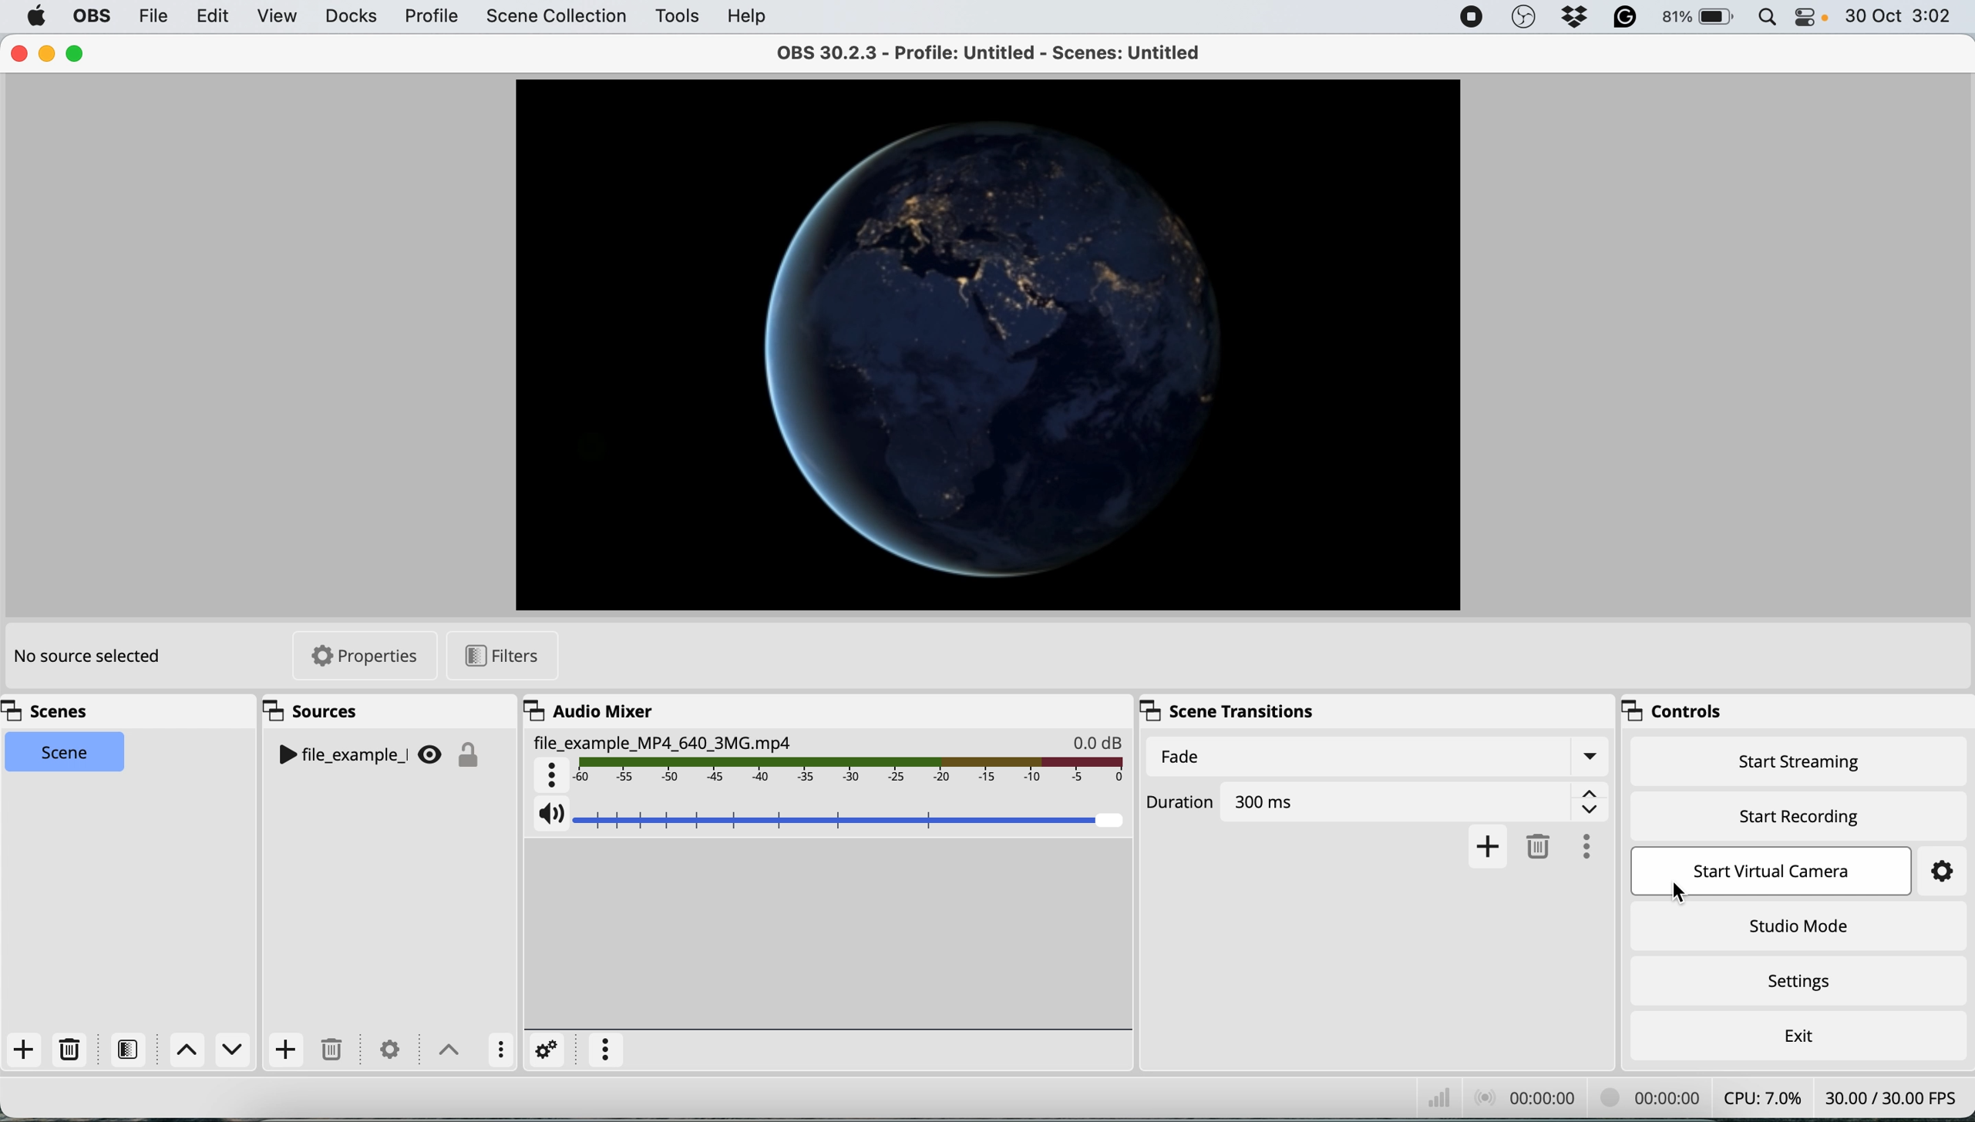  I want to click on source audio, so click(824, 760).